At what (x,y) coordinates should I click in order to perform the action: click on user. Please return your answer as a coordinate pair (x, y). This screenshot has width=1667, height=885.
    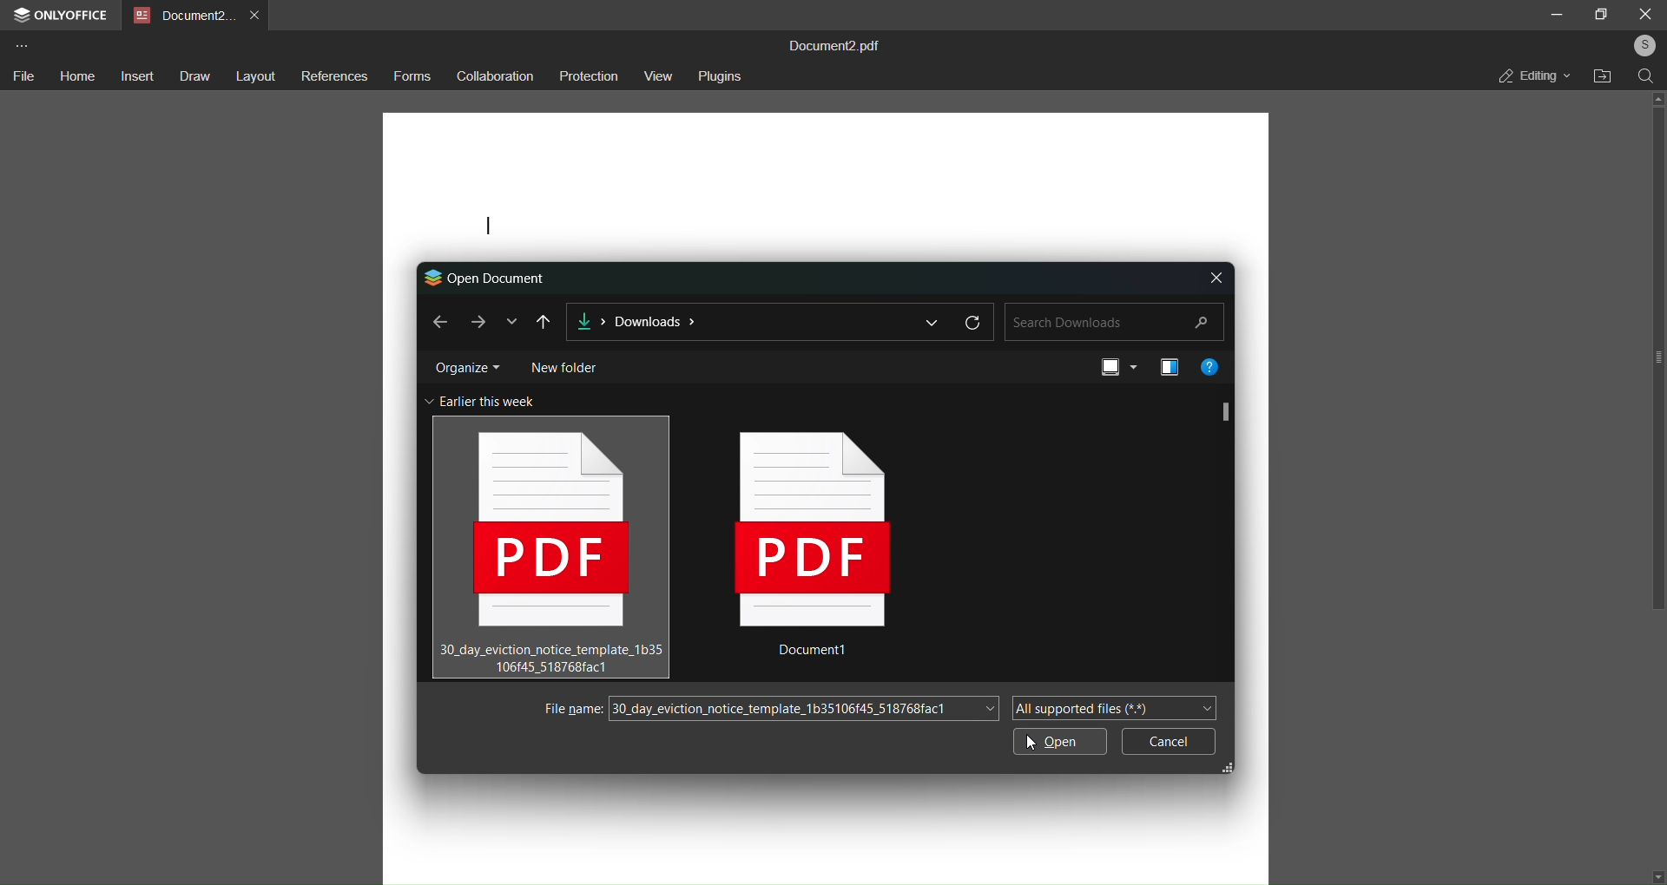
    Looking at the image, I should click on (1640, 45).